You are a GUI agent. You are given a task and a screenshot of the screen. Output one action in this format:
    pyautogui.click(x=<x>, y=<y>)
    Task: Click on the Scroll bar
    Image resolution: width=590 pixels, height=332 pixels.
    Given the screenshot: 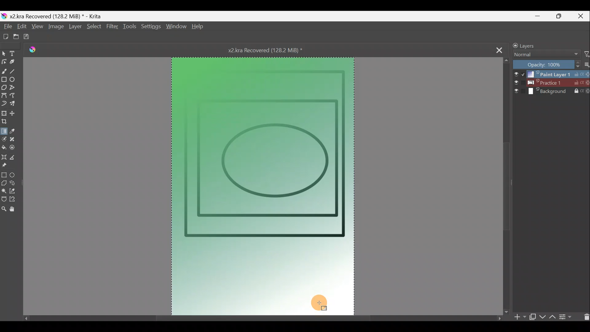 What is the action you would take?
    pyautogui.click(x=506, y=185)
    